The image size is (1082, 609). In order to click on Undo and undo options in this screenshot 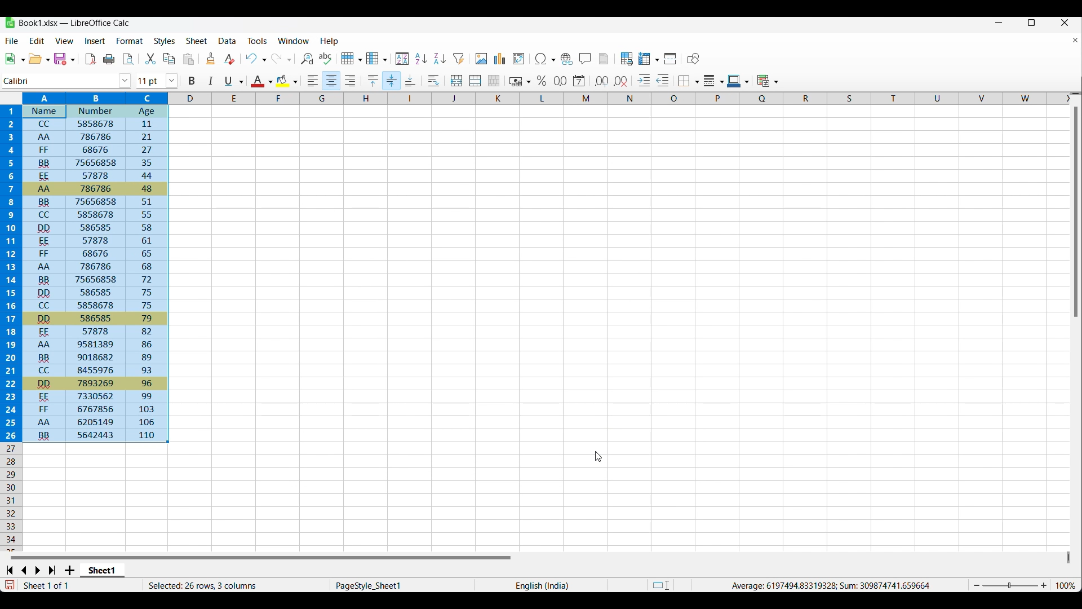, I will do `click(256, 58)`.